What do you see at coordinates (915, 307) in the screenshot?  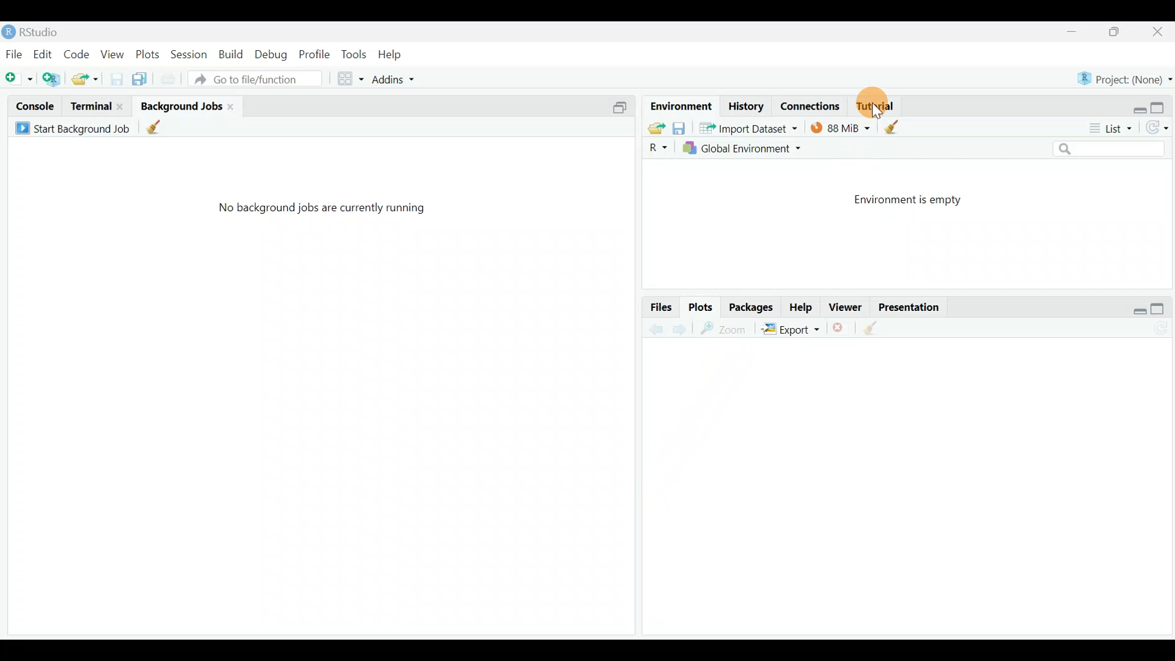 I see `Presentation` at bounding box center [915, 307].